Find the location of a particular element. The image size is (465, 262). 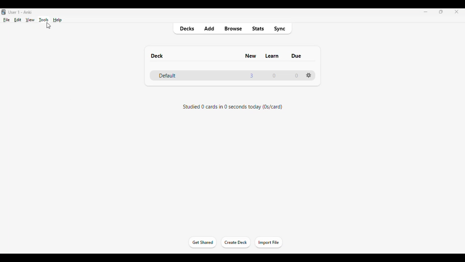

add is located at coordinates (209, 28).